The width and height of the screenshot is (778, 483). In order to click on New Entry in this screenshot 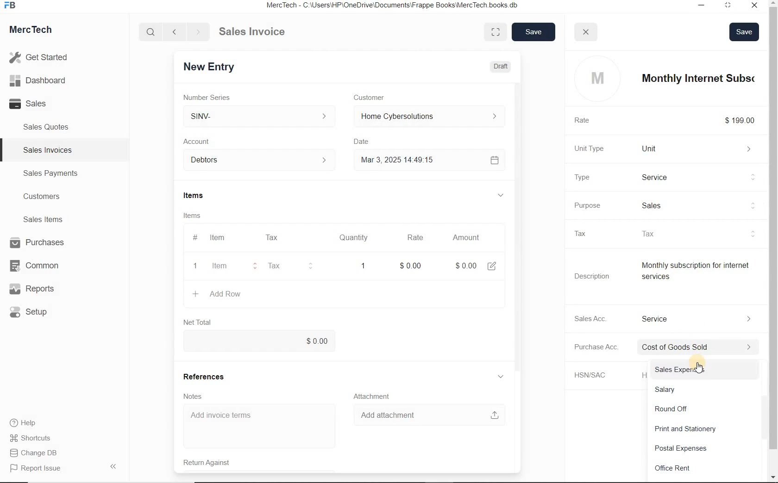, I will do `click(217, 66)`.